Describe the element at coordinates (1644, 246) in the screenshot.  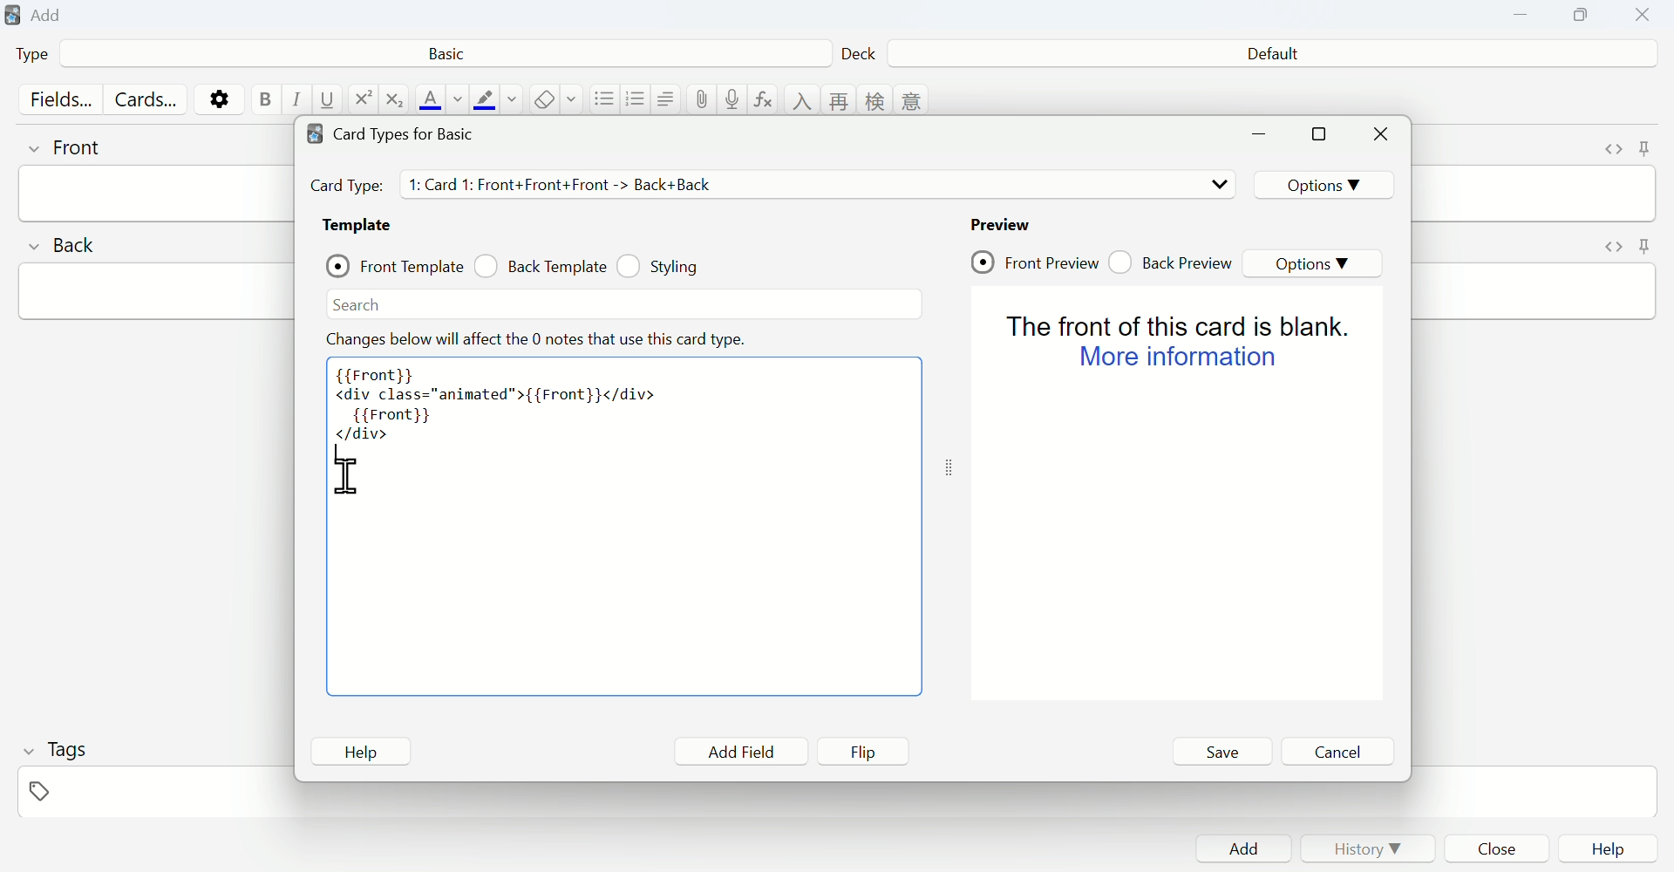
I see `toggle sticky` at that location.